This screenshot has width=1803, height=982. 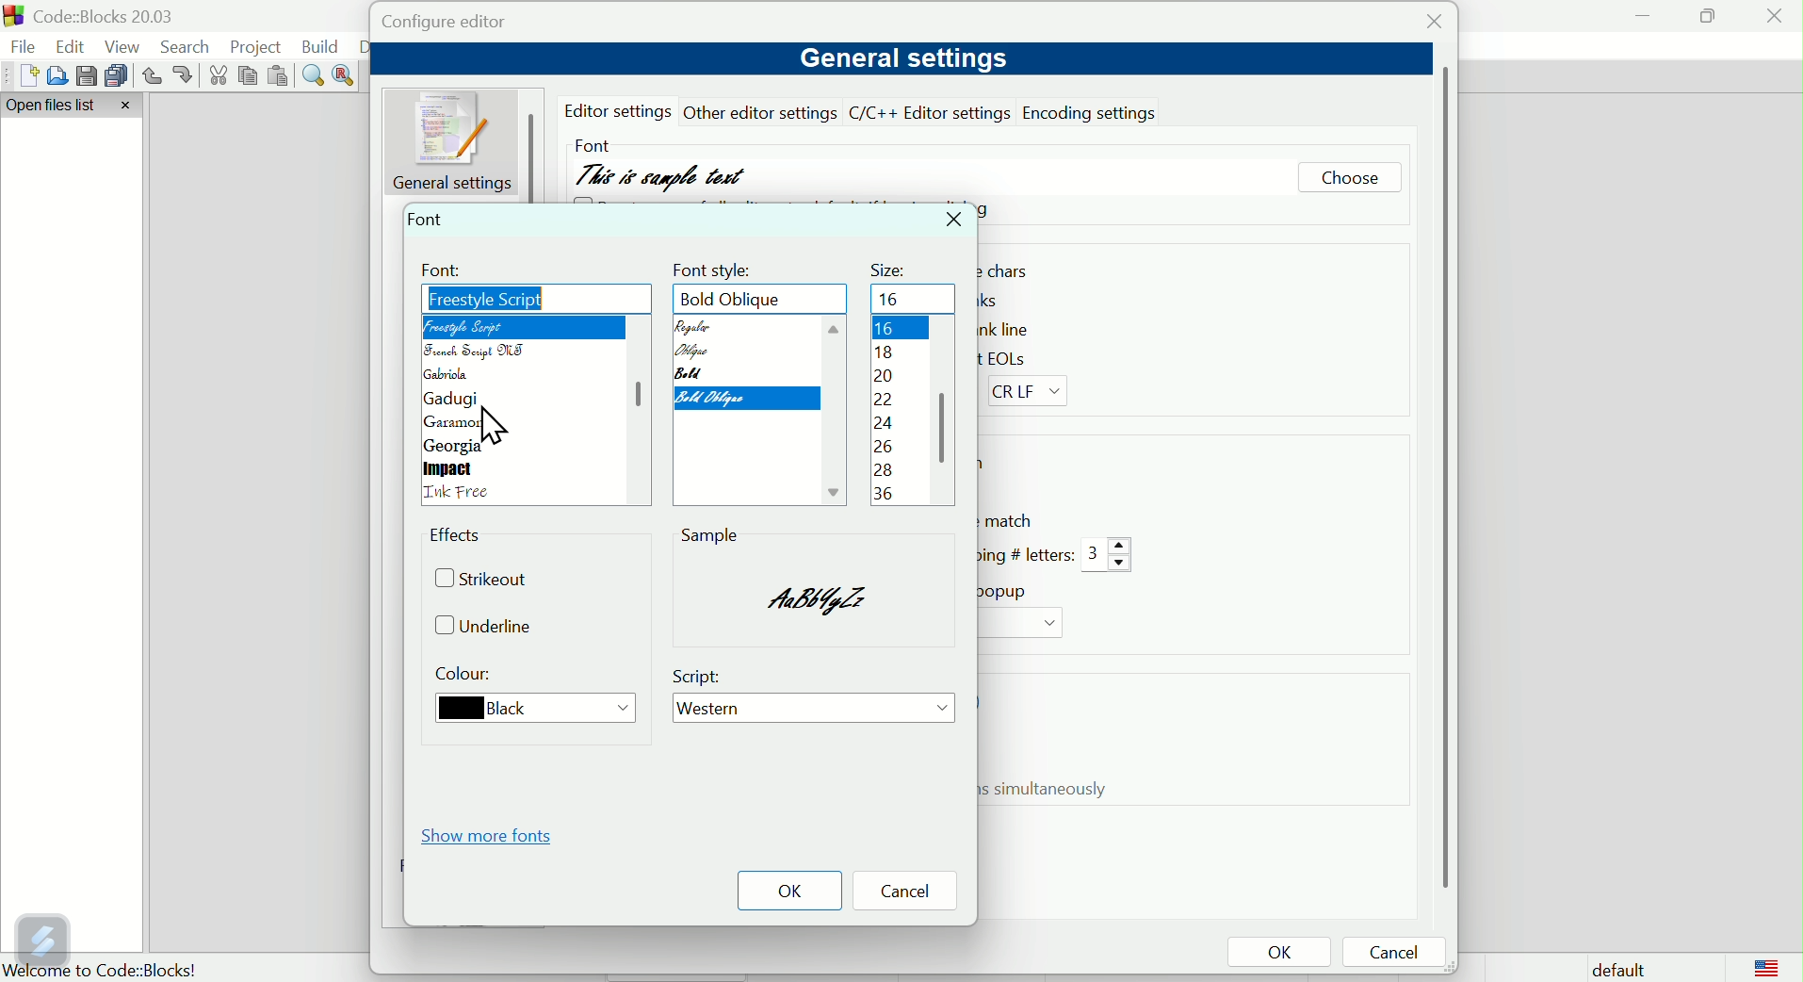 I want to click on Underline, so click(x=492, y=628).